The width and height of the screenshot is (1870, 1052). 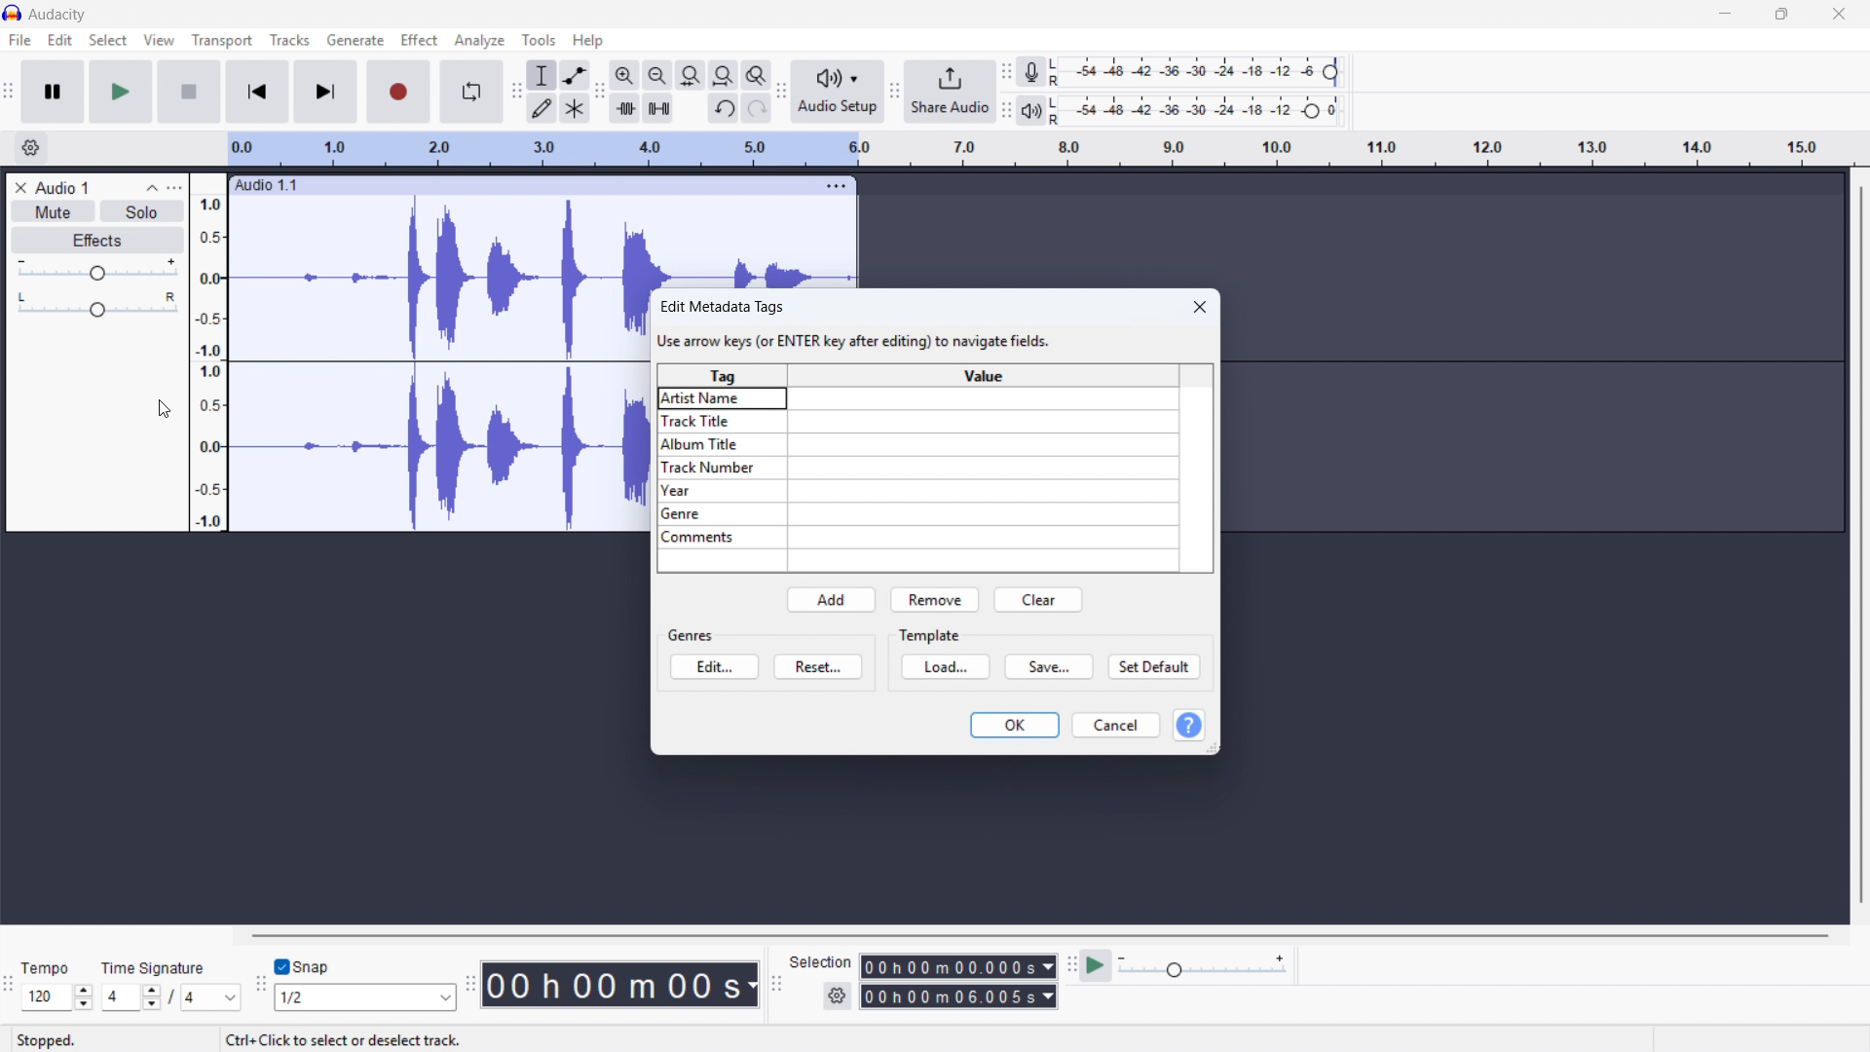 What do you see at coordinates (478, 41) in the screenshot?
I see `analyze` at bounding box center [478, 41].